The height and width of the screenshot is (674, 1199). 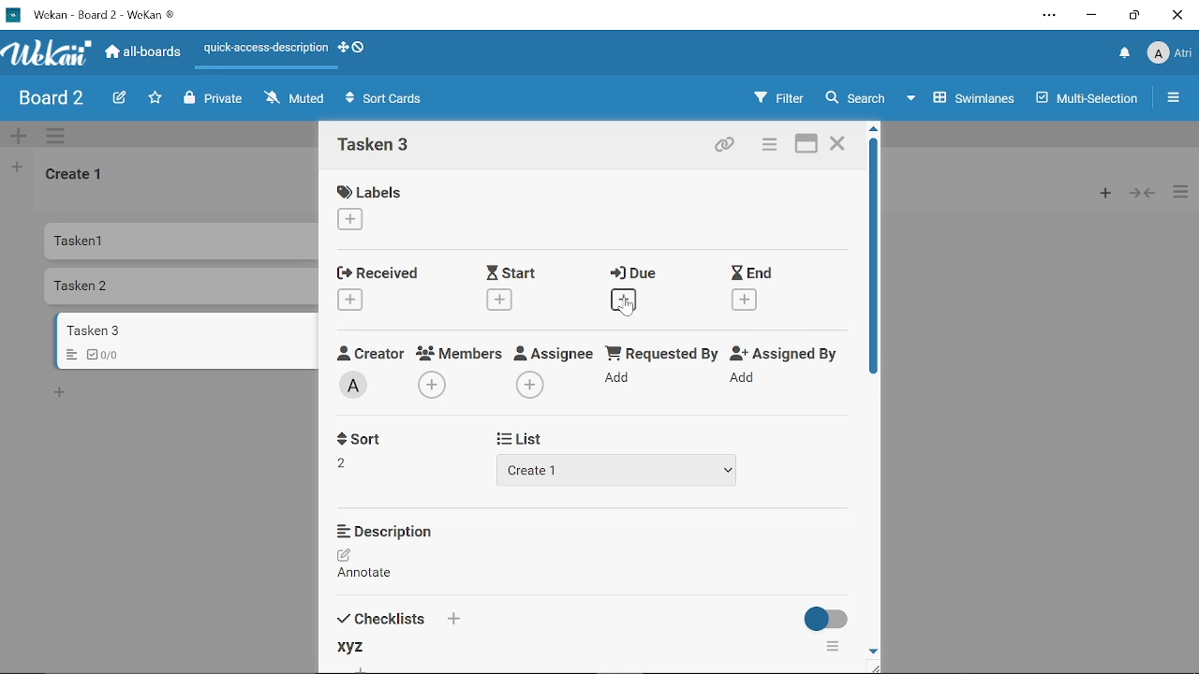 What do you see at coordinates (500, 299) in the screenshot?
I see `Add start date` at bounding box center [500, 299].